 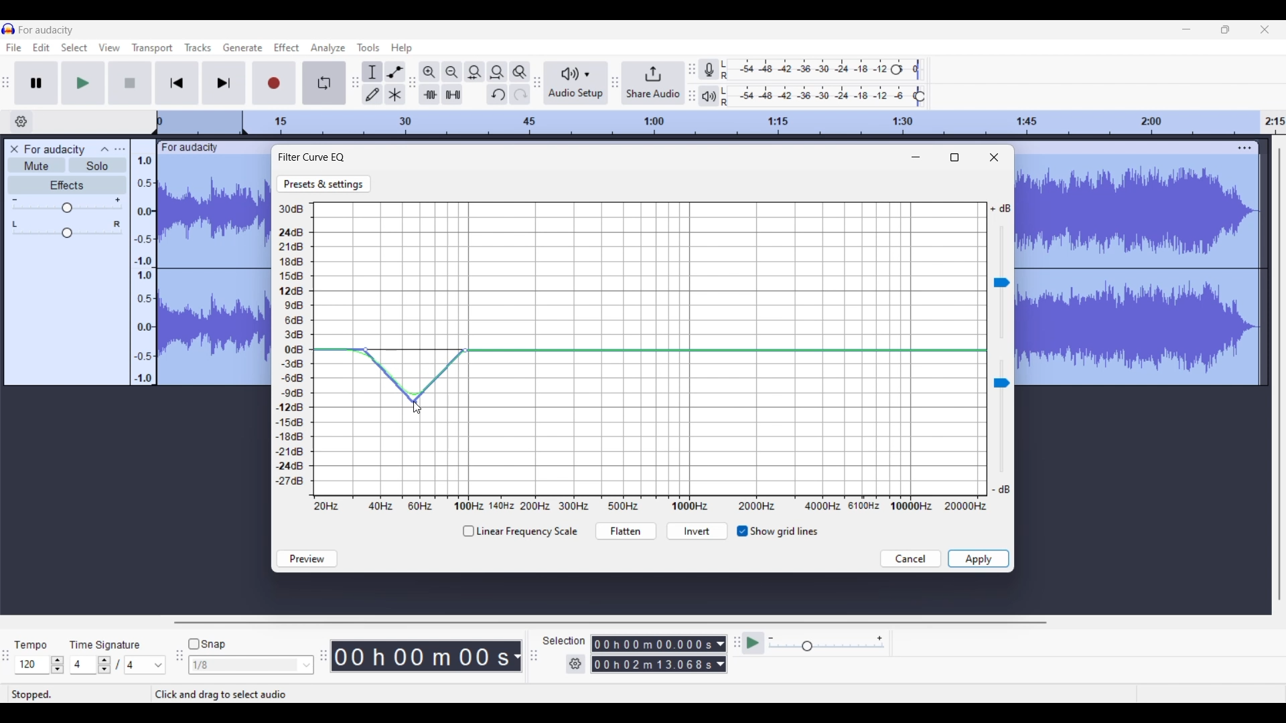 What do you see at coordinates (520, 94) in the screenshot?
I see `Redo` at bounding box center [520, 94].